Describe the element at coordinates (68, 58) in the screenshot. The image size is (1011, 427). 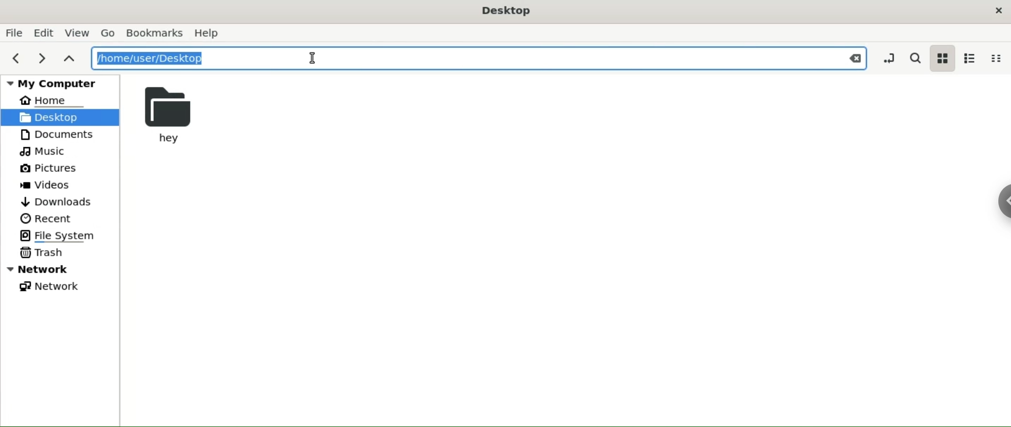
I see `parent holders` at that location.